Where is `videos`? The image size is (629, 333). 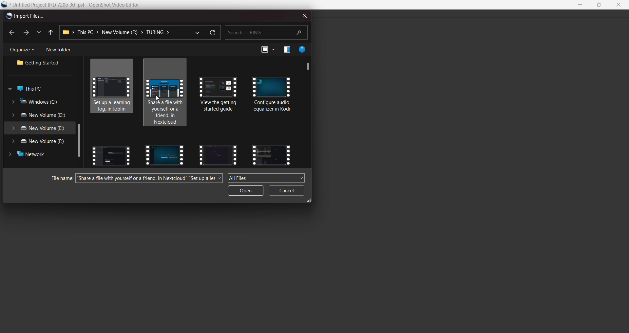
videos is located at coordinates (272, 96).